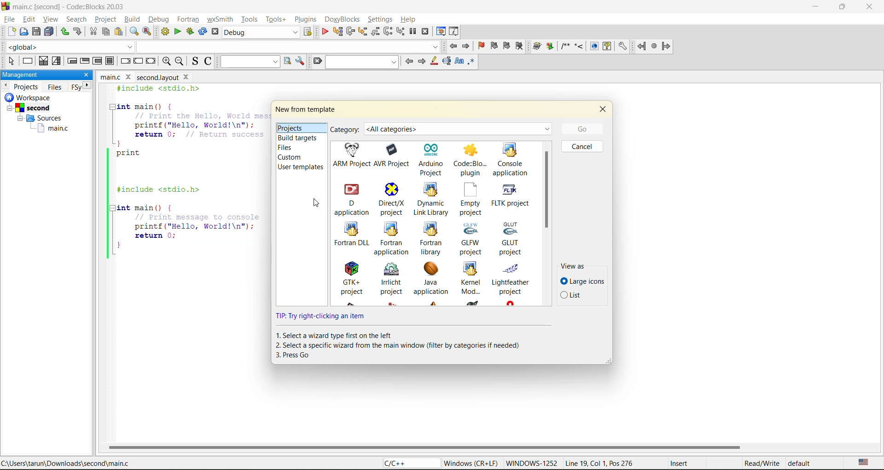 The image size is (884, 470). I want to click on step out, so click(376, 32).